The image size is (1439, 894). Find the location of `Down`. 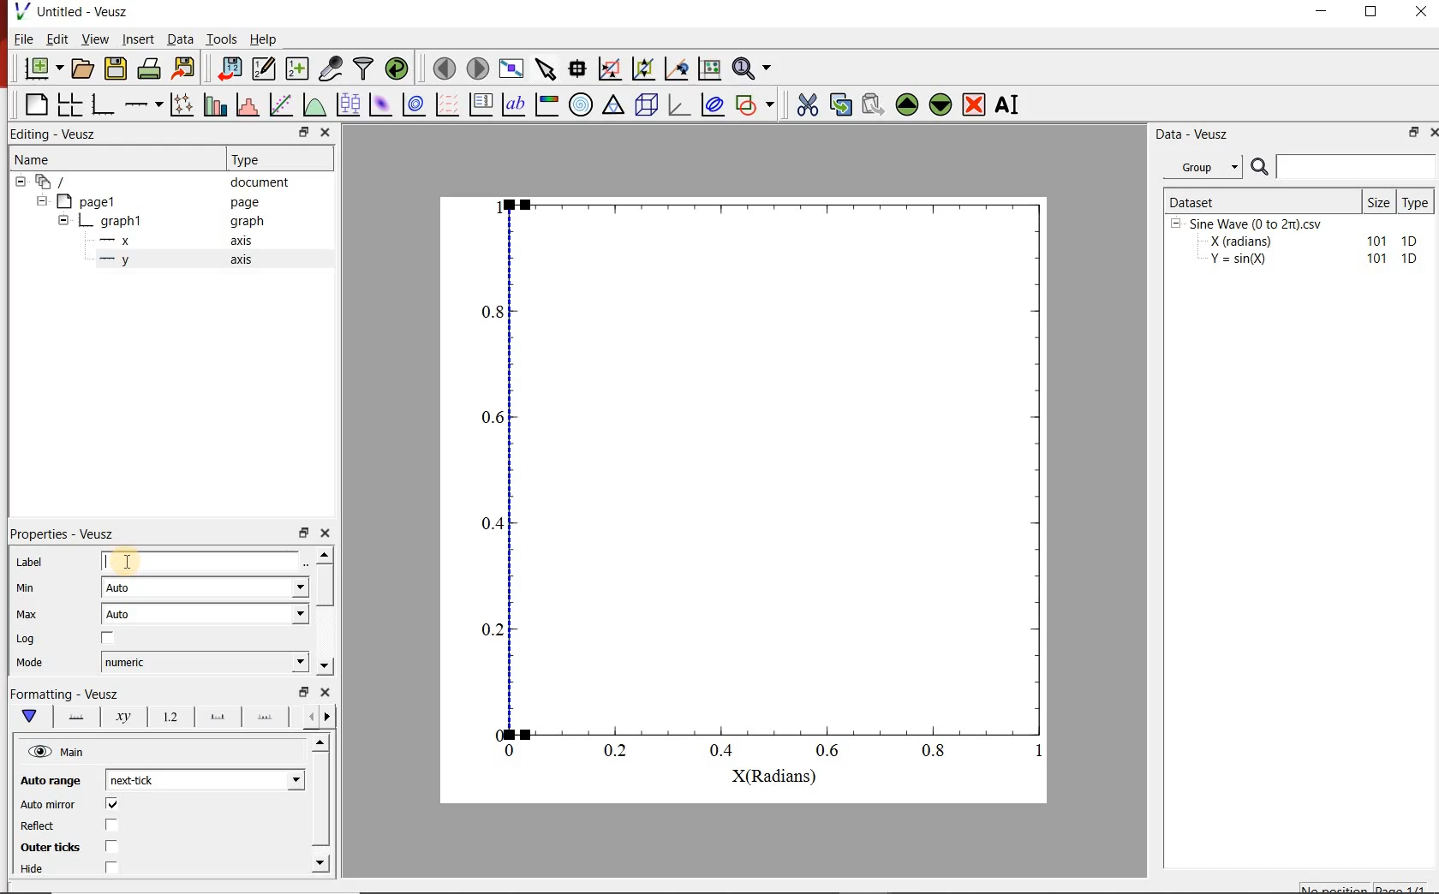

Down is located at coordinates (322, 862).